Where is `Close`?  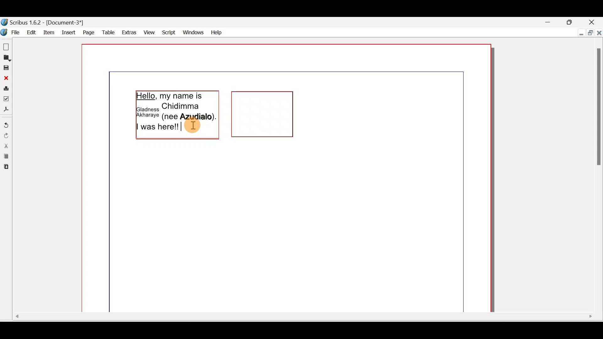
Close is located at coordinates (592, 21).